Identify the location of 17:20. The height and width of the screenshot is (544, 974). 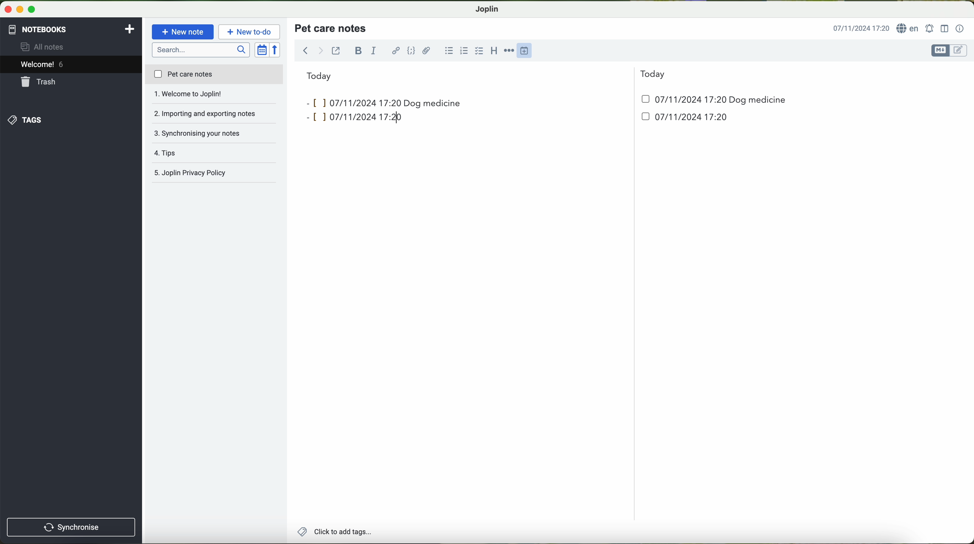
(392, 116).